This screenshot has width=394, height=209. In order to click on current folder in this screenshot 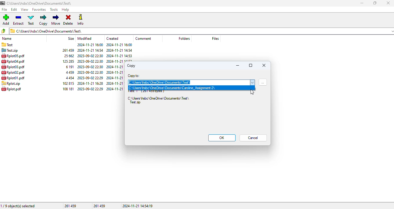, I will do `click(201, 31)`.